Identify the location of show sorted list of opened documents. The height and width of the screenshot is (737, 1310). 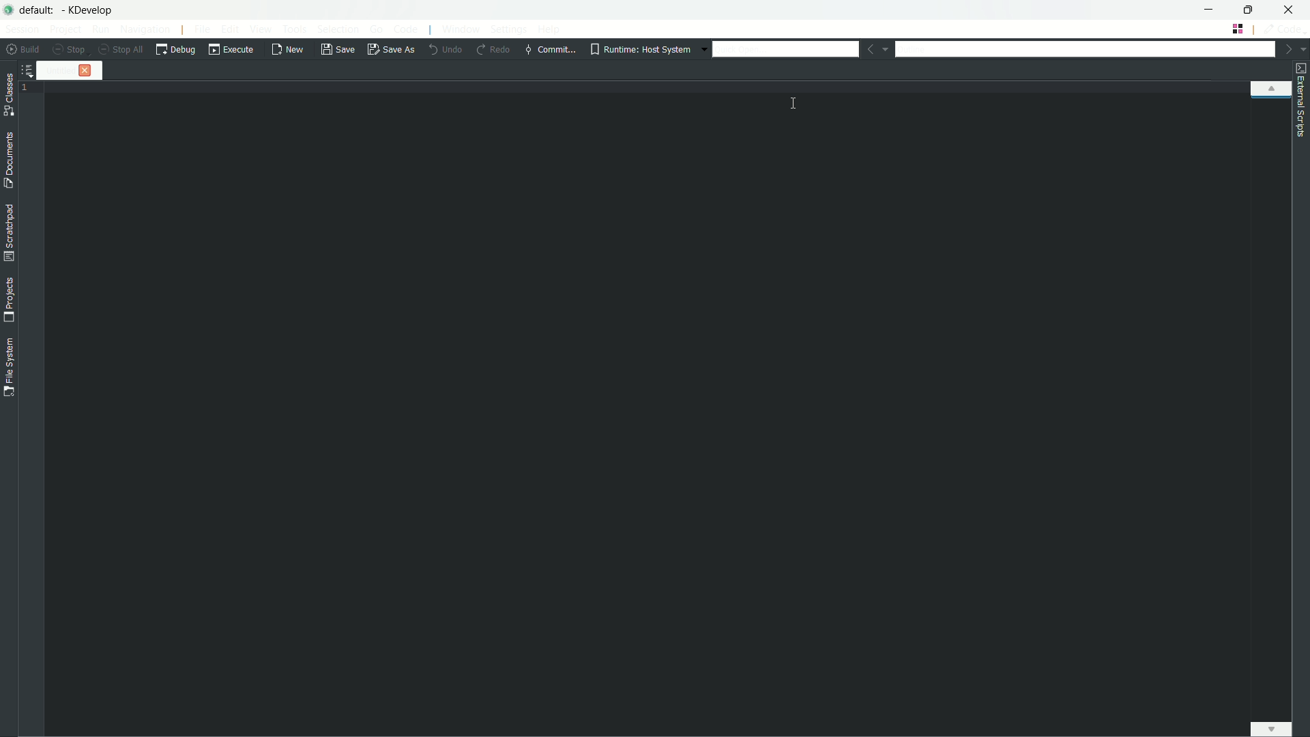
(29, 70).